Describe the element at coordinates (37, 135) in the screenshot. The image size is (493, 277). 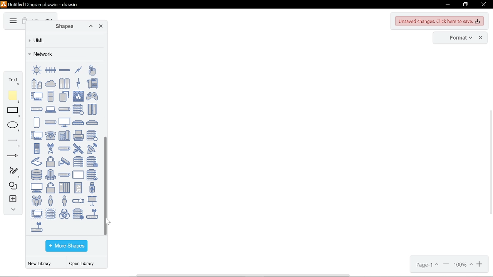
I see `PC` at that location.